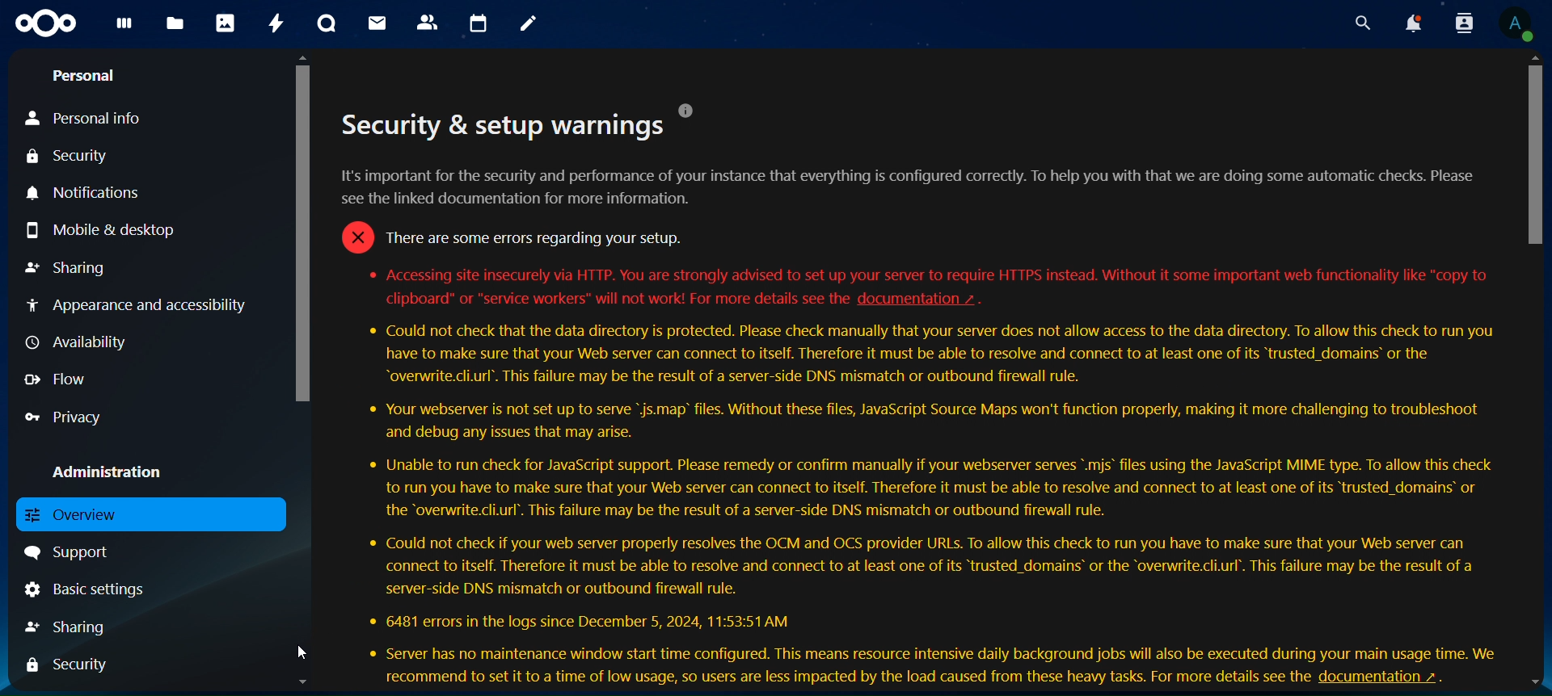 This screenshot has height=696, width=1552. Describe the element at coordinates (374, 23) in the screenshot. I see `mail` at that location.